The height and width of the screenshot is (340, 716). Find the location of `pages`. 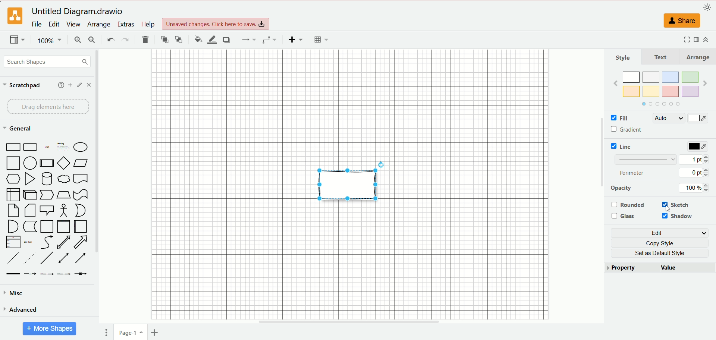

pages is located at coordinates (106, 333).